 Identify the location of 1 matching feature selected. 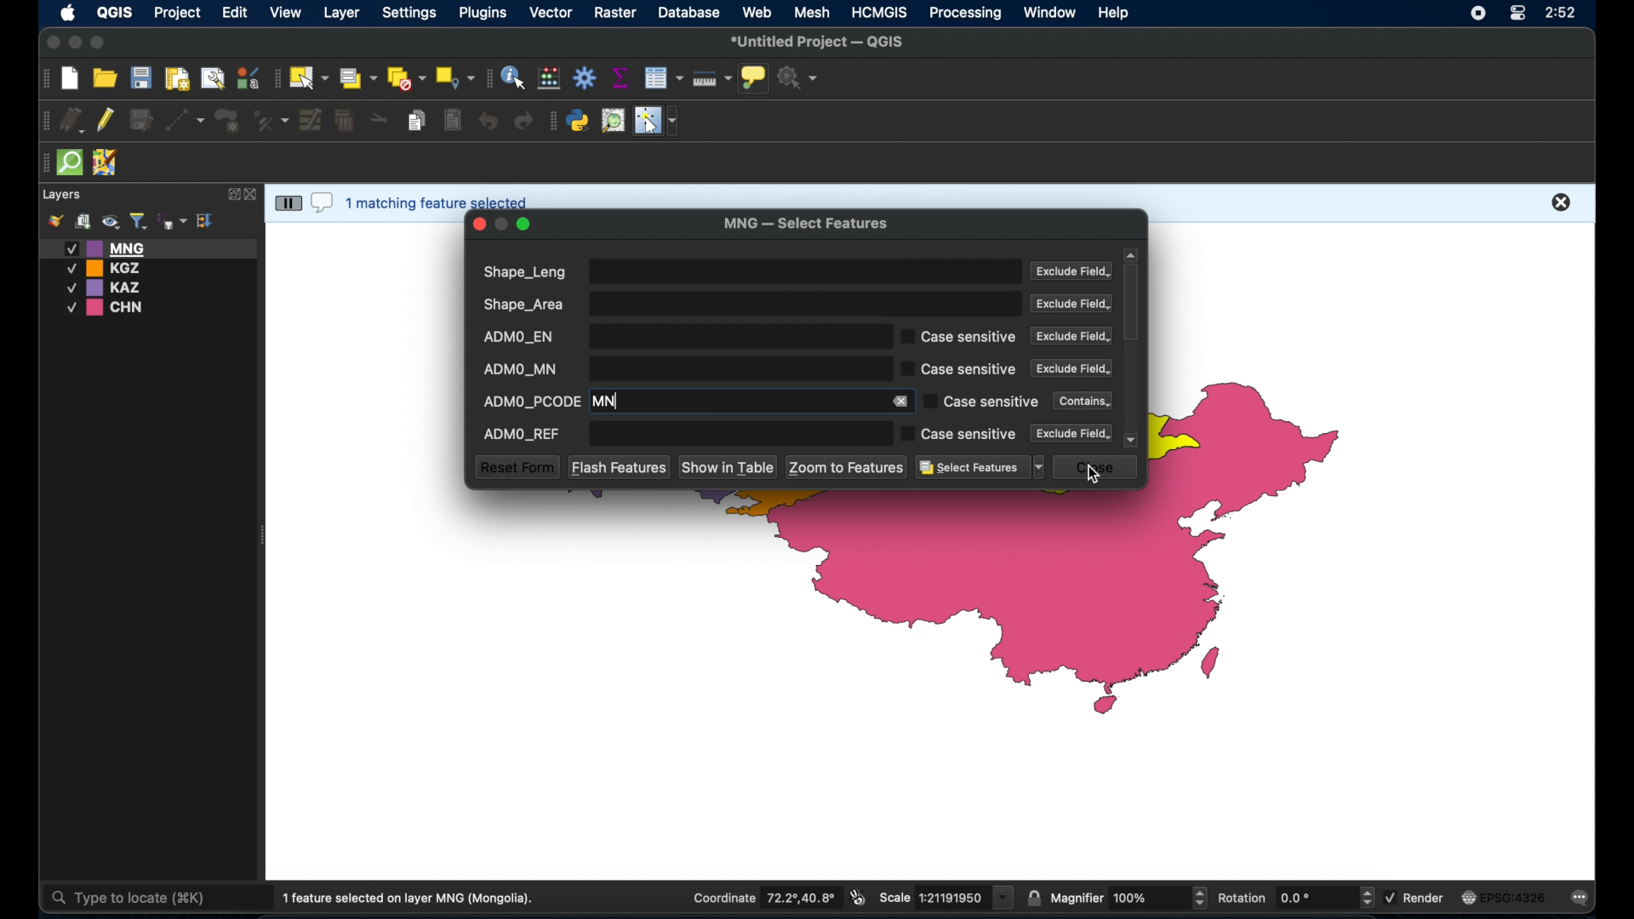
(441, 201).